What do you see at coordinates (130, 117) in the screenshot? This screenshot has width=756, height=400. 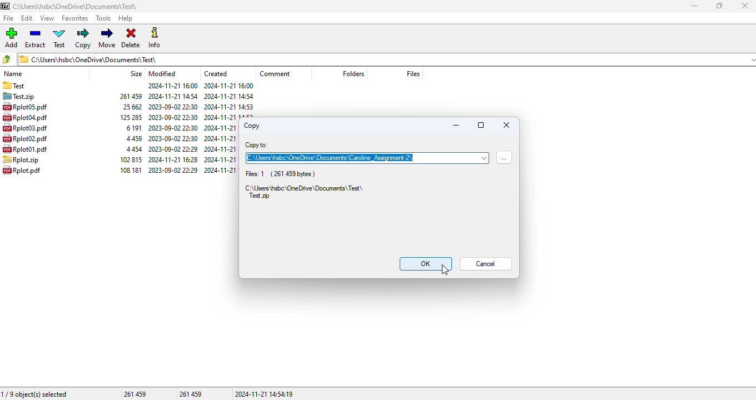 I see `size` at bounding box center [130, 117].